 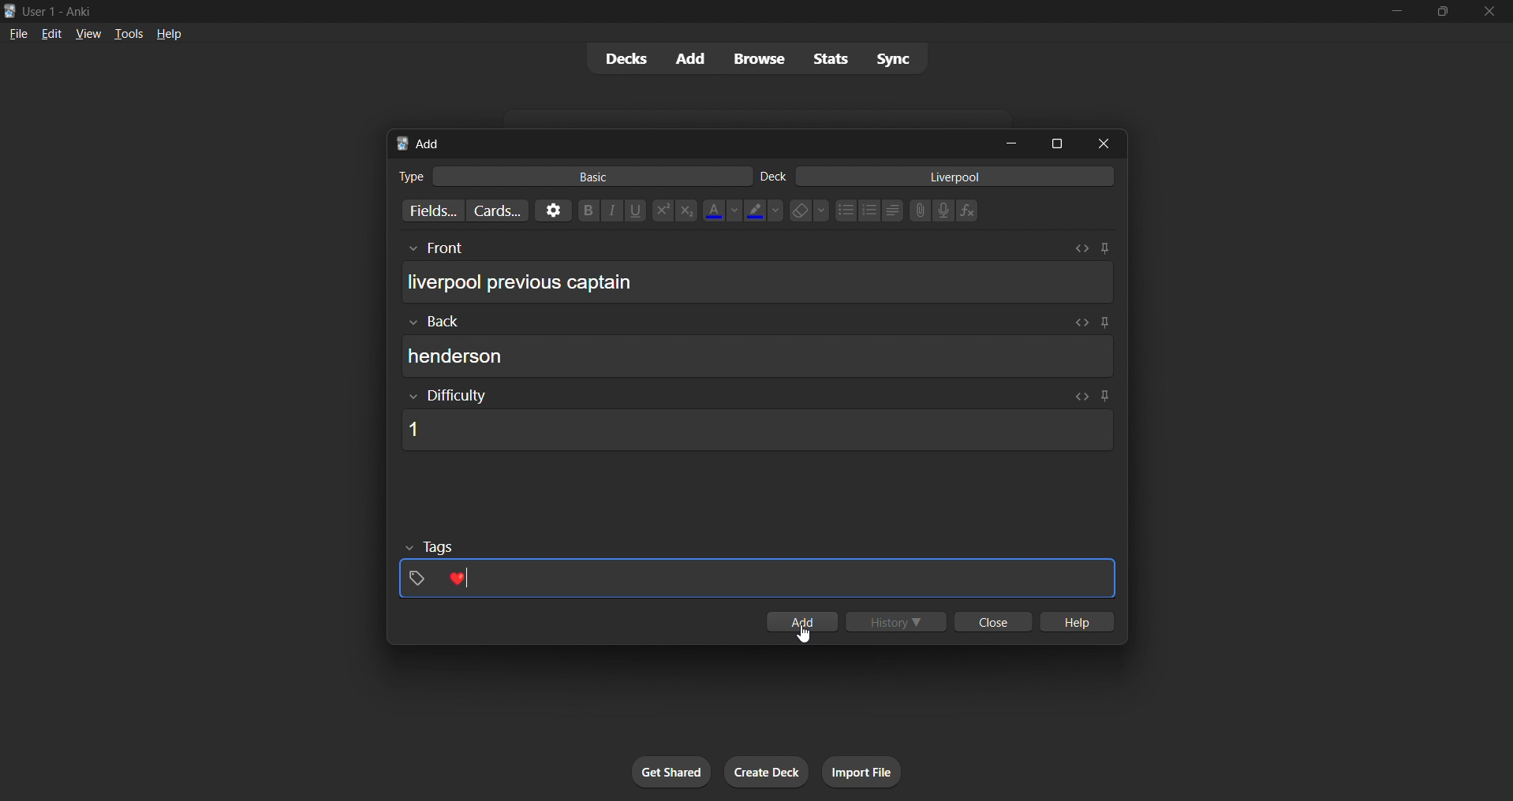 I want to click on link, so click(x=918, y=212).